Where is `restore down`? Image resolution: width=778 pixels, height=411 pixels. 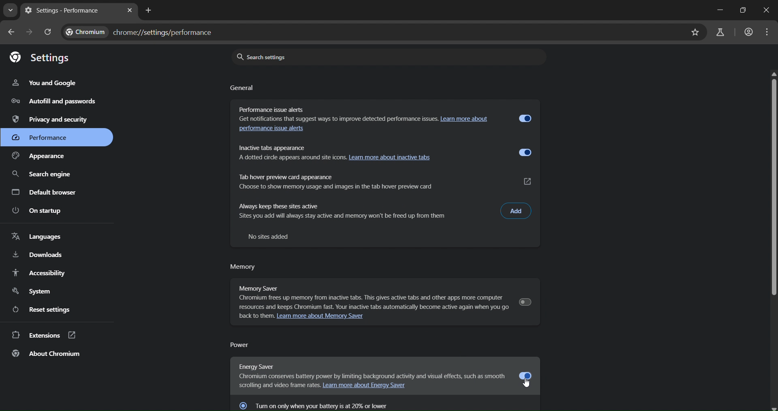 restore down is located at coordinates (742, 11).